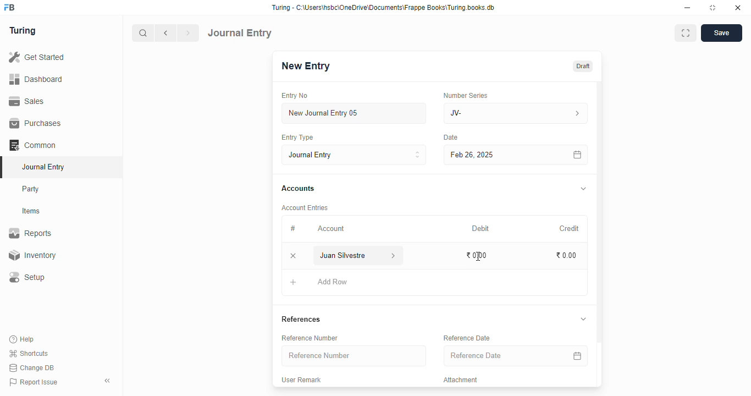  I want to click on help, so click(23, 339).